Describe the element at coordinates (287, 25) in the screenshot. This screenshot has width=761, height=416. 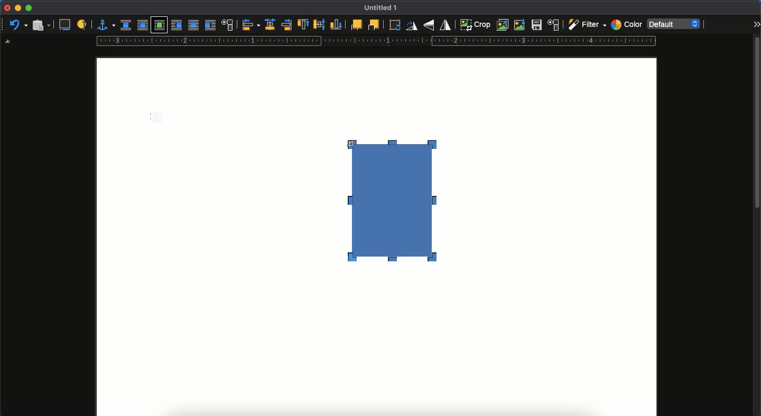
I see `right` at that location.